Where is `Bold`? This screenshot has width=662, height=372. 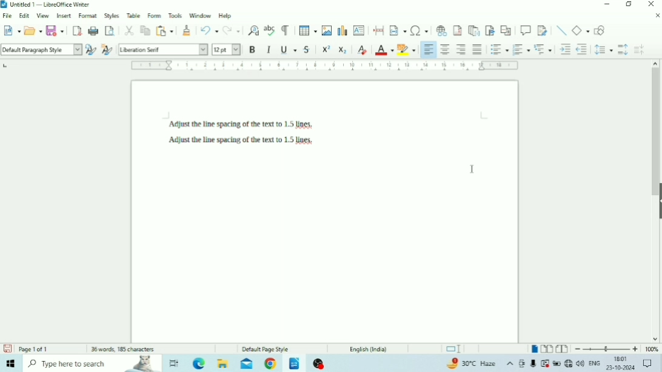 Bold is located at coordinates (253, 50).